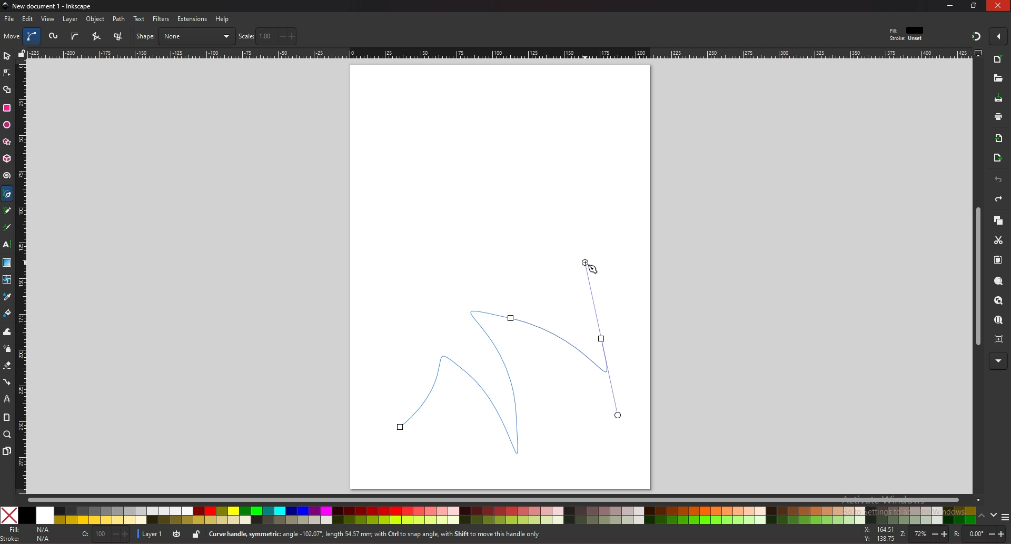 This screenshot has height=544, width=1011. Describe the element at coordinates (21, 278) in the screenshot. I see `vertical rule` at that location.